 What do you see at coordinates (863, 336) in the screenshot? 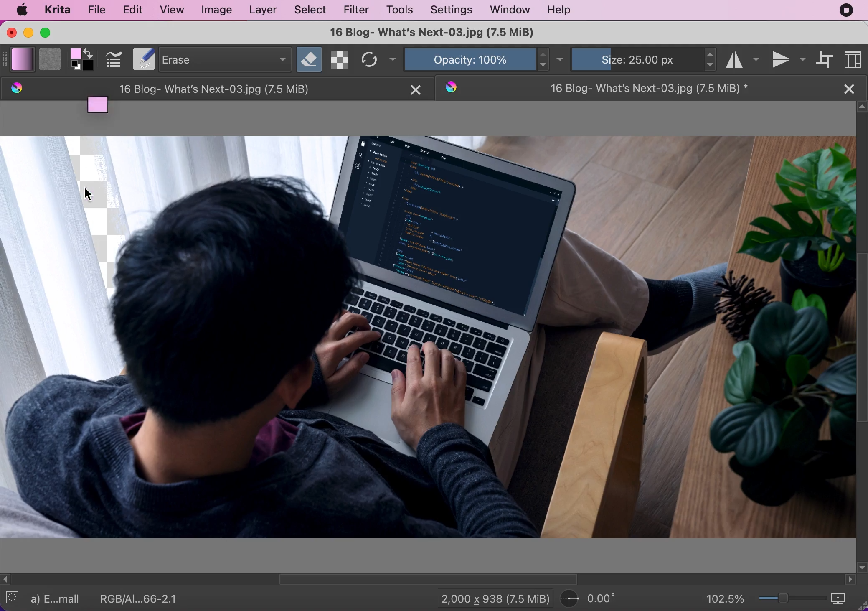
I see `scroll vertical bar` at bounding box center [863, 336].